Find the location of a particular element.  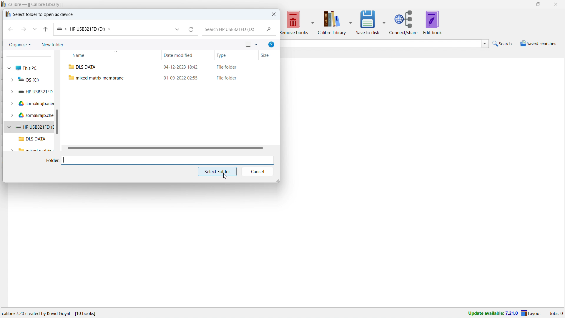

select folder to open as device is located at coordinates (39, 14).